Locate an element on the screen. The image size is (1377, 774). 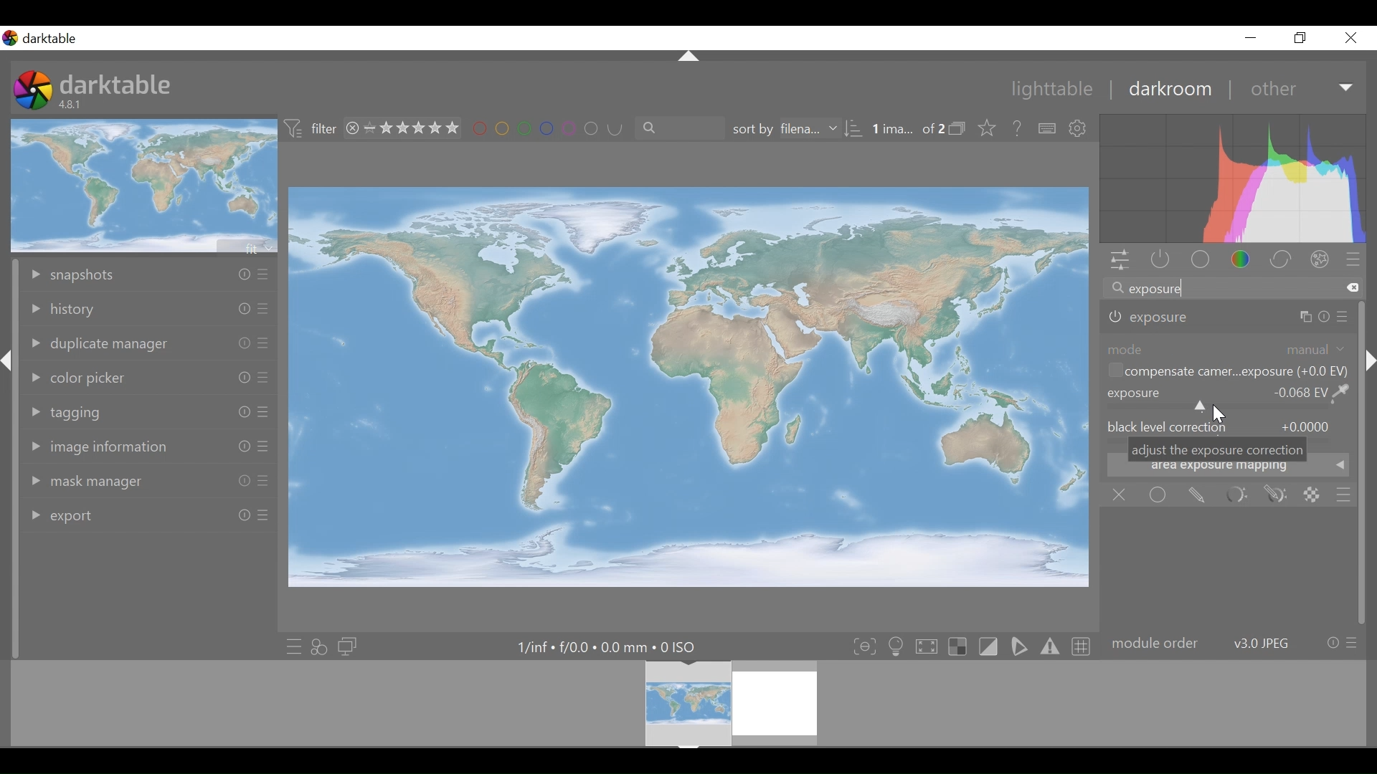
range filtering is located at coordinates (399, 129).